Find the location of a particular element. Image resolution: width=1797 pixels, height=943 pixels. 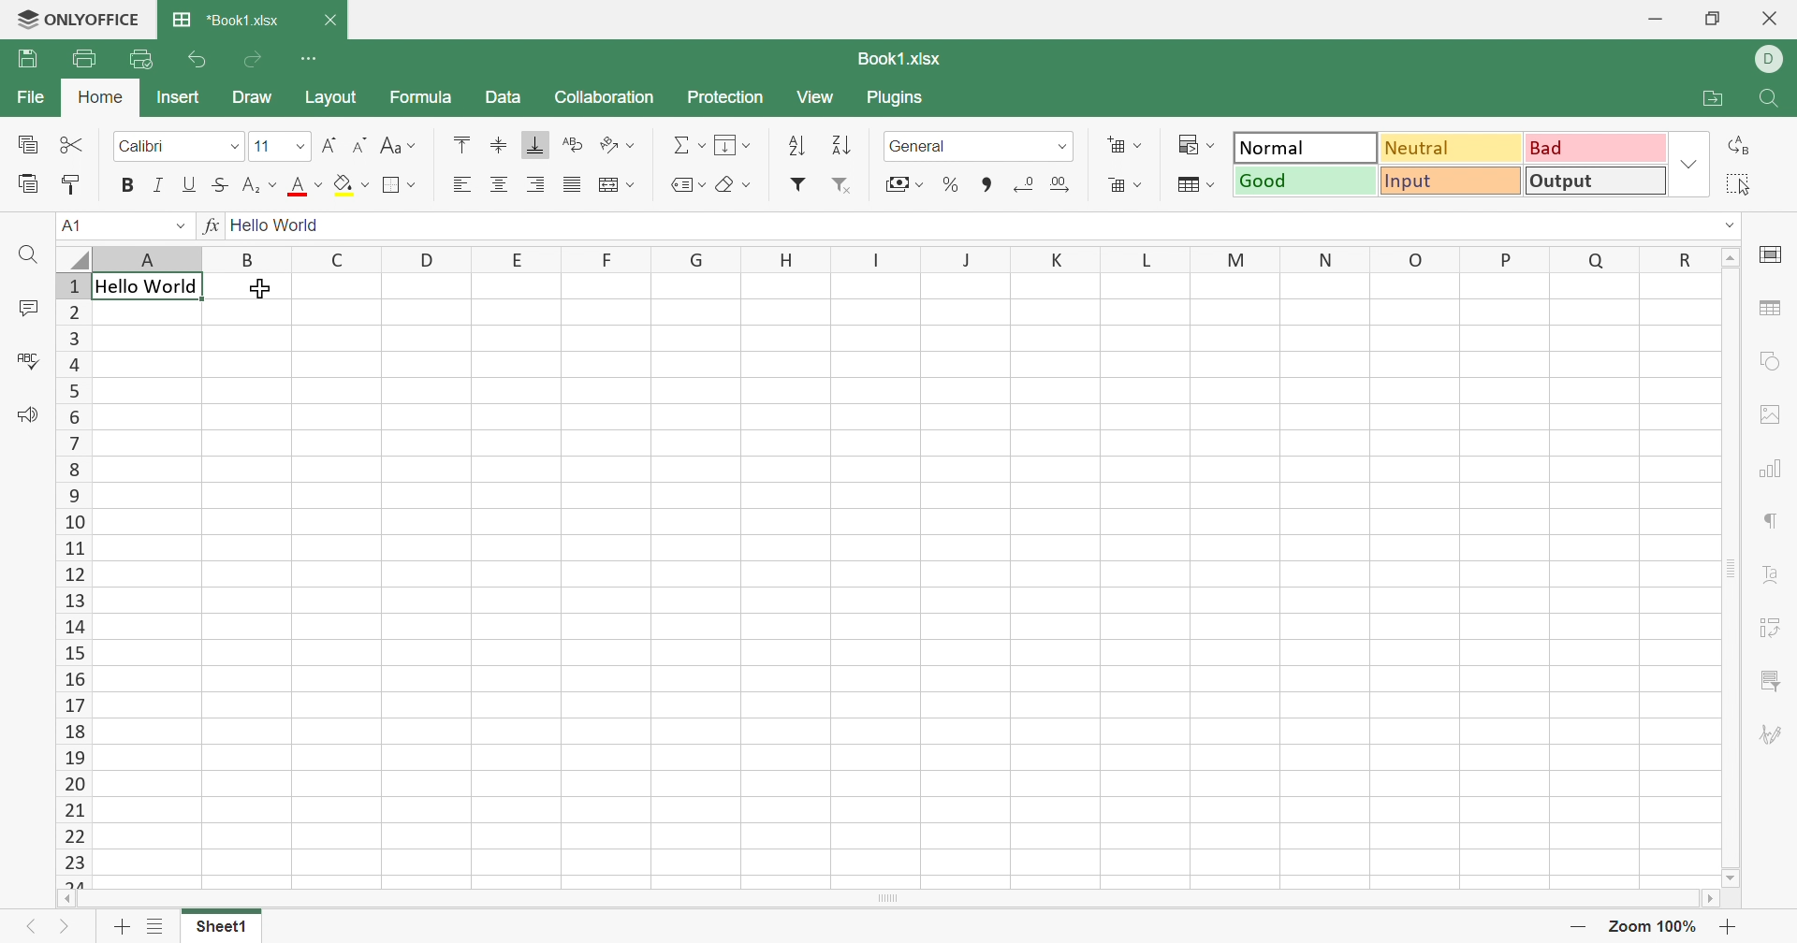

Spell checking is located at coordinates (31, 361).